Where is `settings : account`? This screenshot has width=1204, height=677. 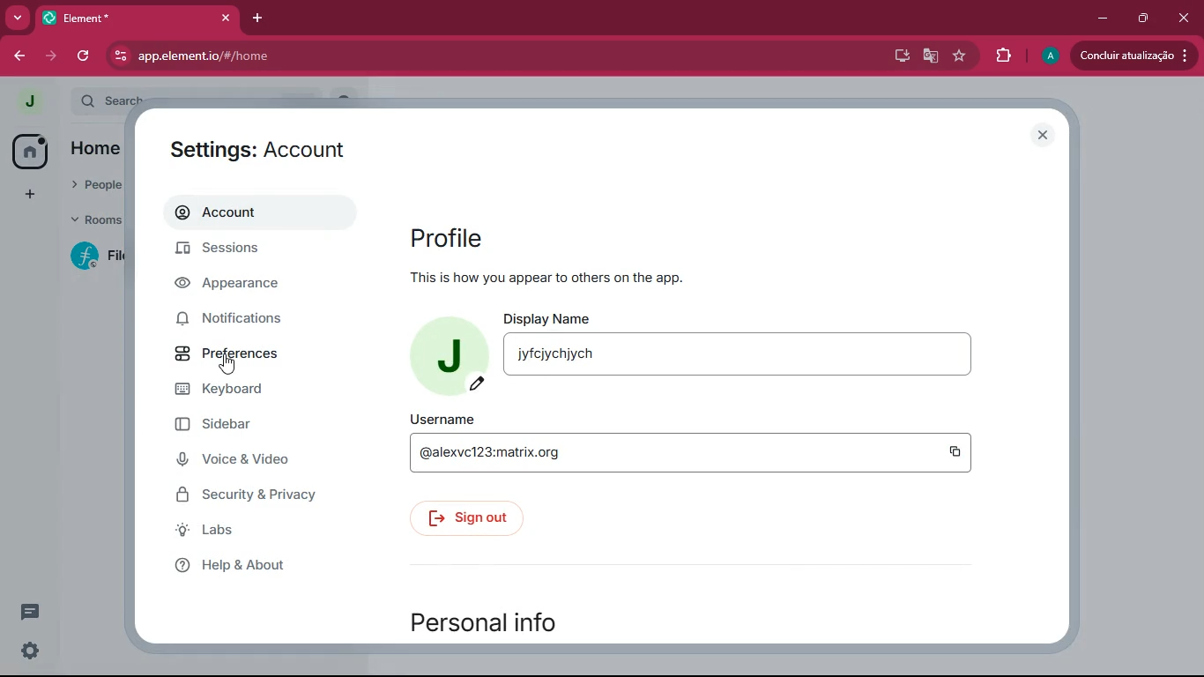 settings : account is located at coordinates (285, 145).